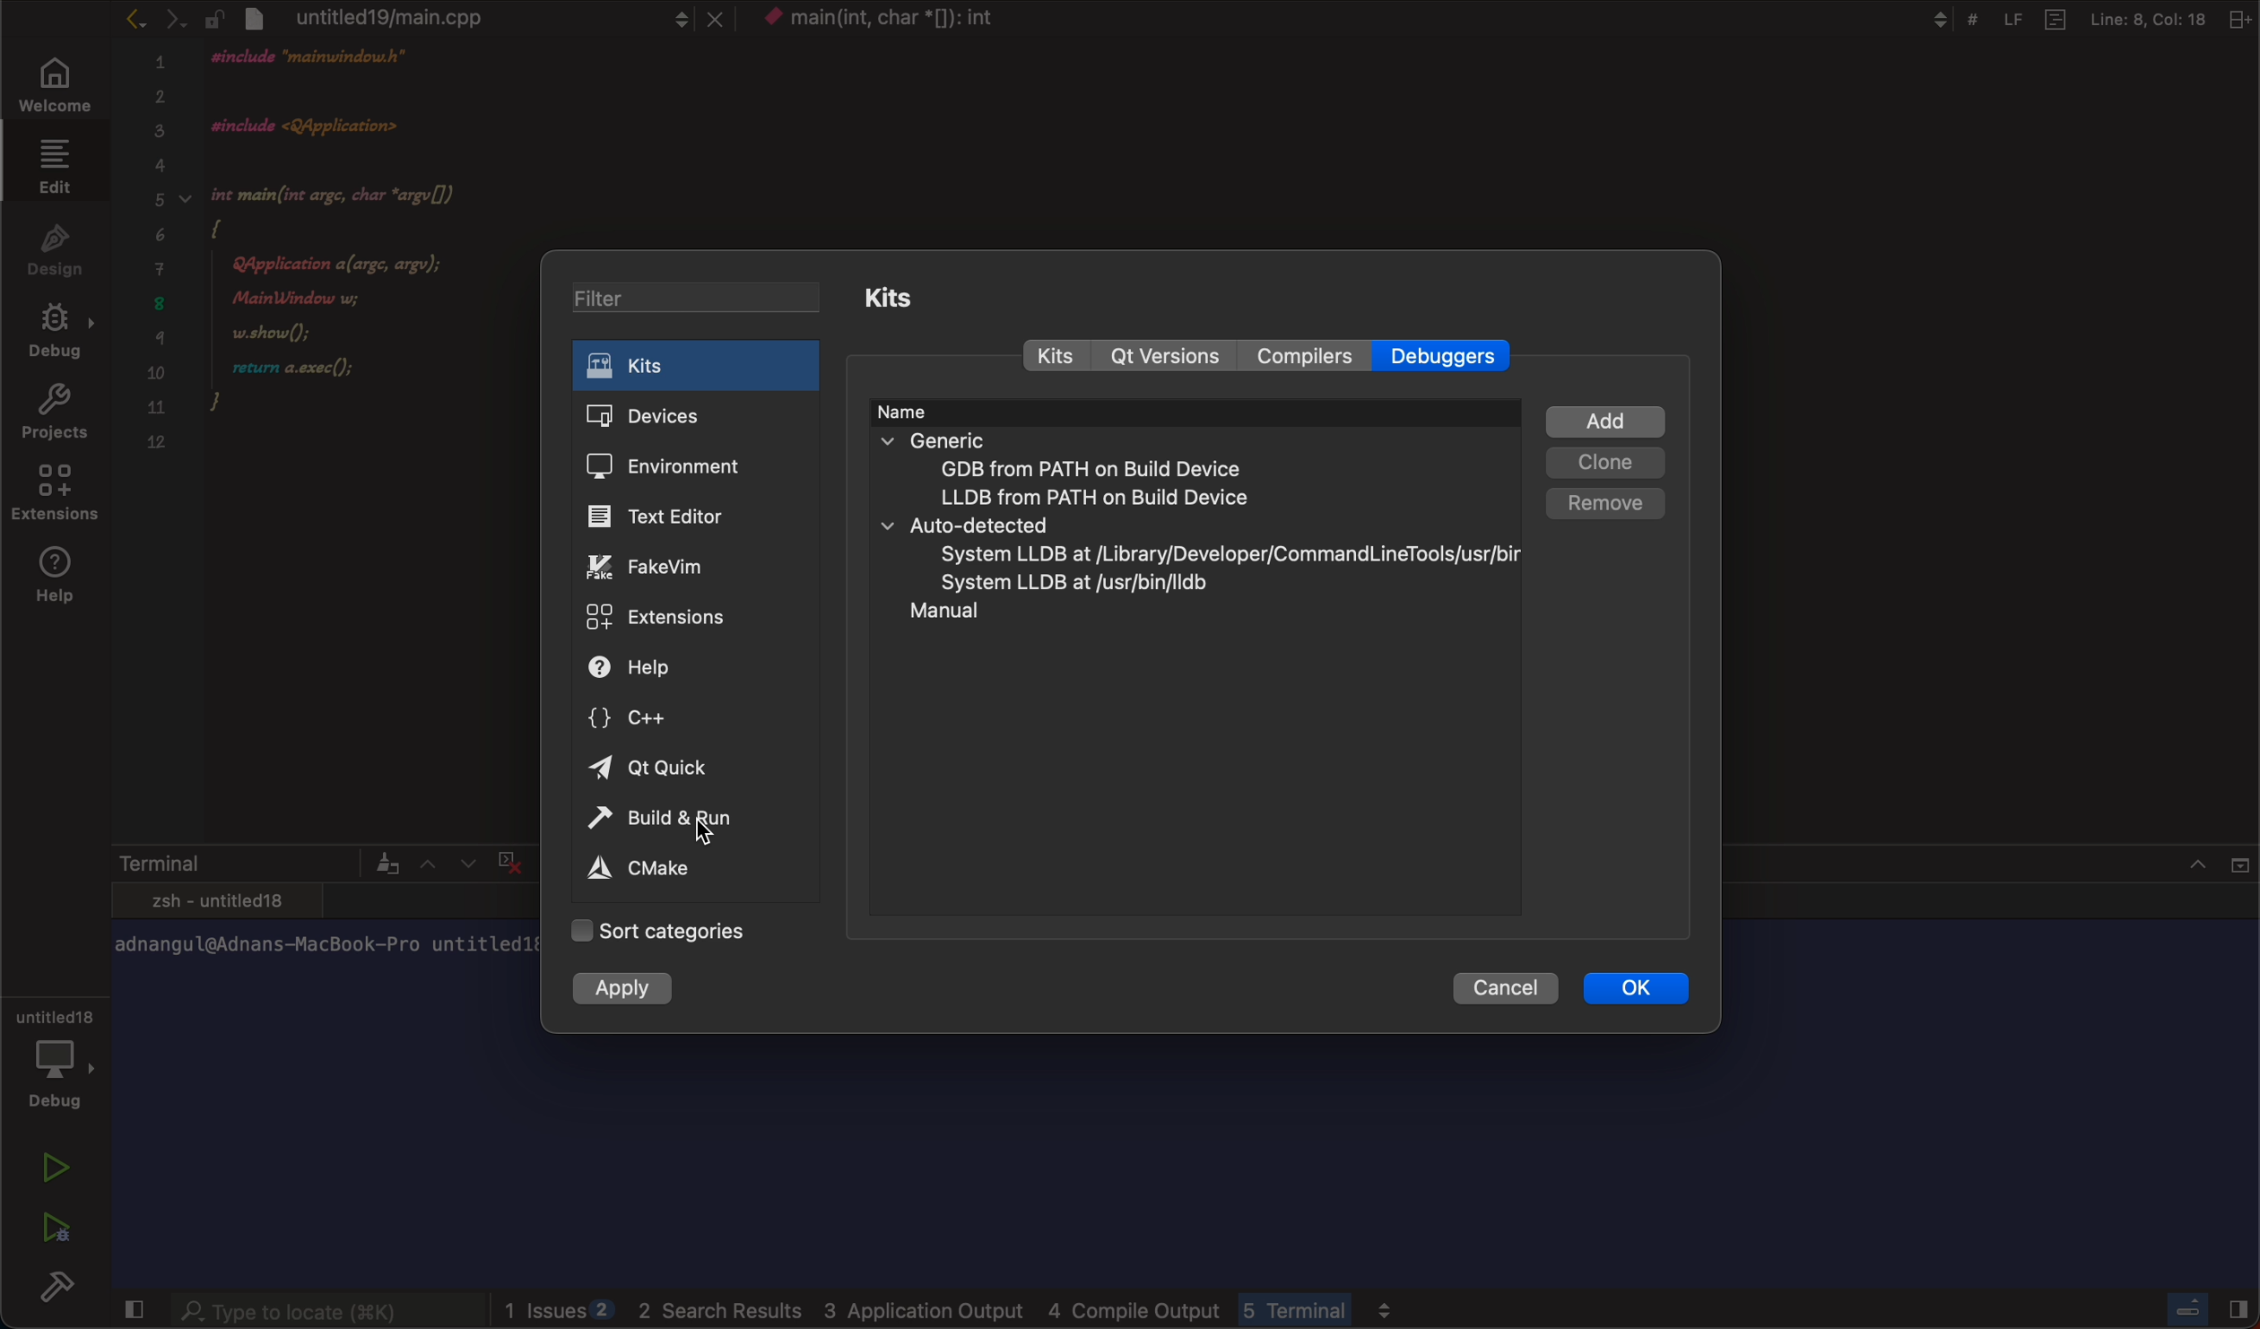 This screenshot has height=1329, width=2260. I want to click on cmake, so click(648, 866).